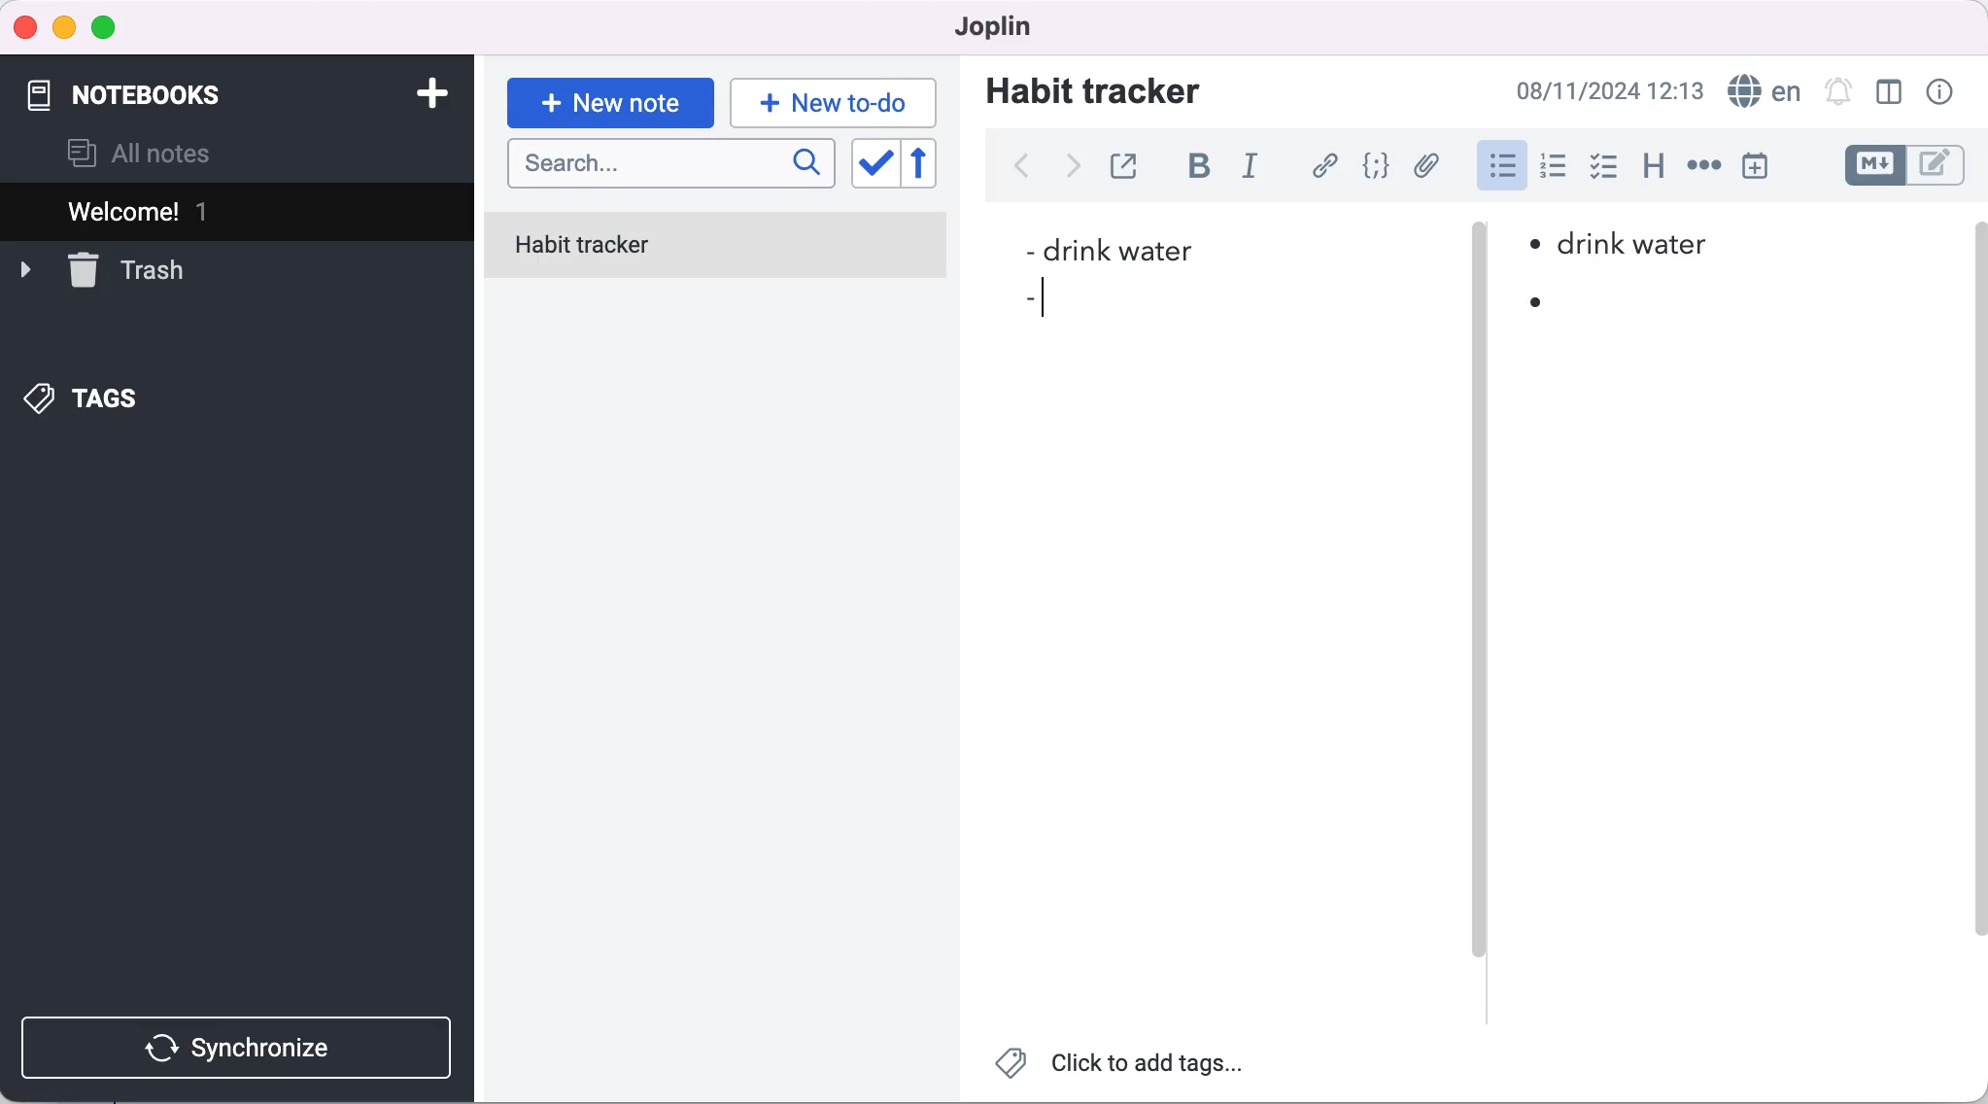  I want to click on close, so click(26, 26).